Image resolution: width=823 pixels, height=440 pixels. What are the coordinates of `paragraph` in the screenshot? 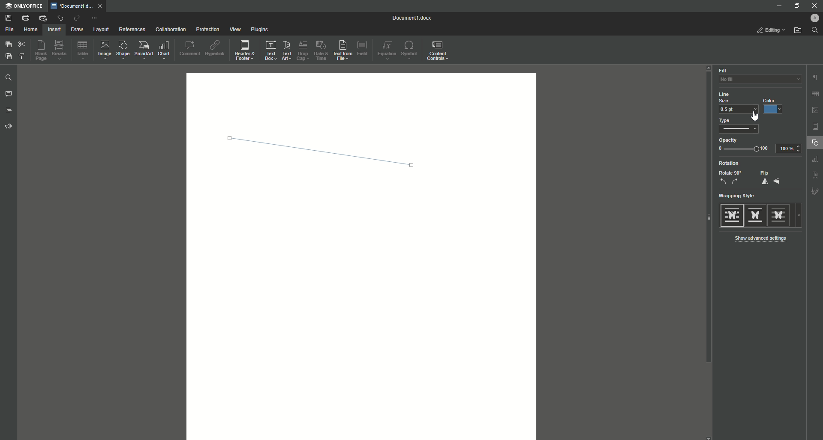 It's located at (814, 75).